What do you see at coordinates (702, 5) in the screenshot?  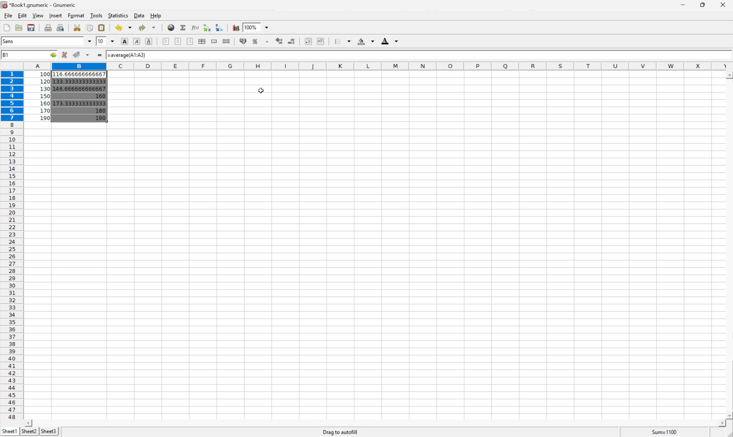 I see `Restore Down` at bounding box center [702, 5].